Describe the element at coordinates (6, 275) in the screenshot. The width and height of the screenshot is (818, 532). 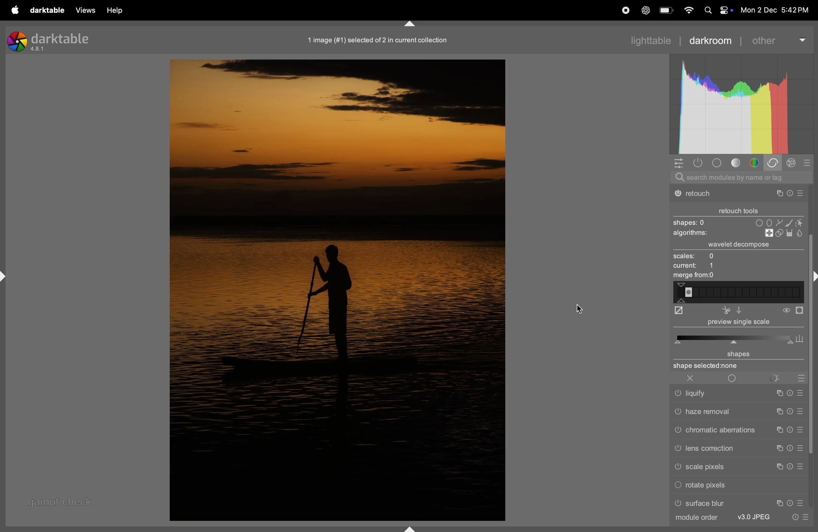
I see `expand` at that location.